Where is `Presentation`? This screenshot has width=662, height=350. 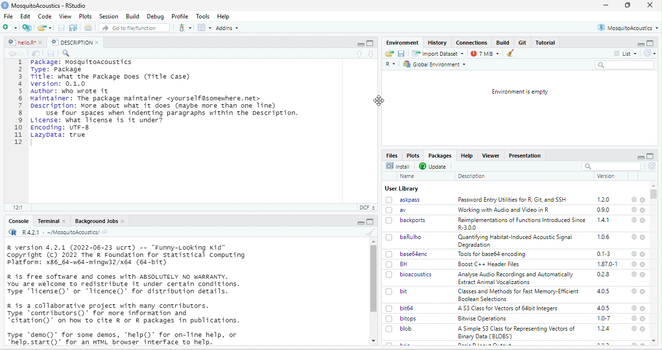 Presentation is located at coordinates (525, 156).